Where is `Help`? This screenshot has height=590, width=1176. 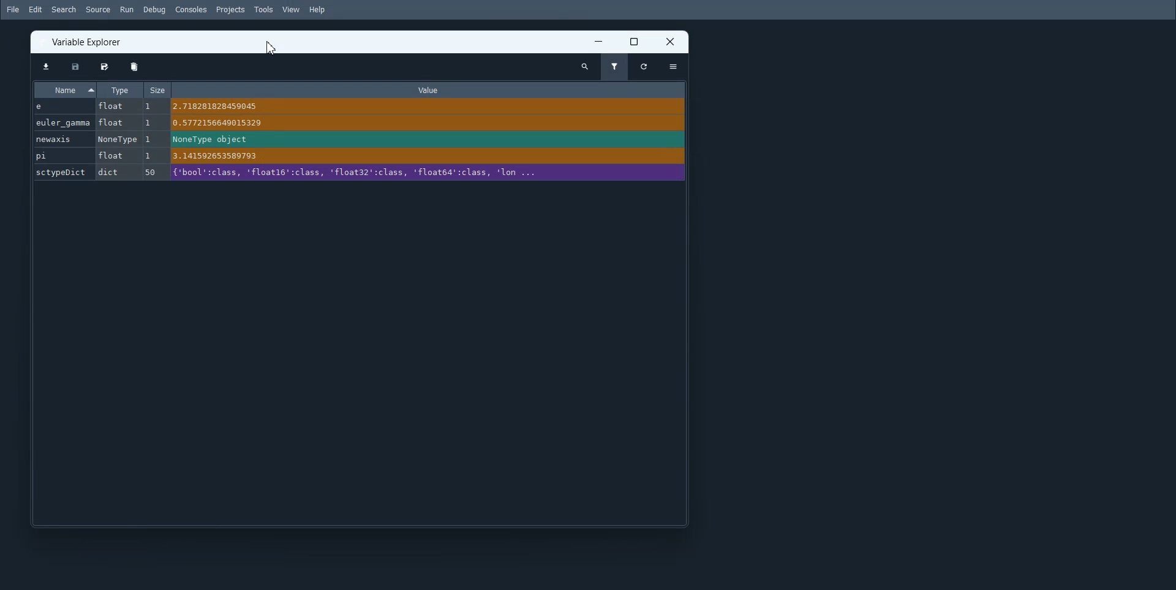 Help is located at coordinates (317, 10).